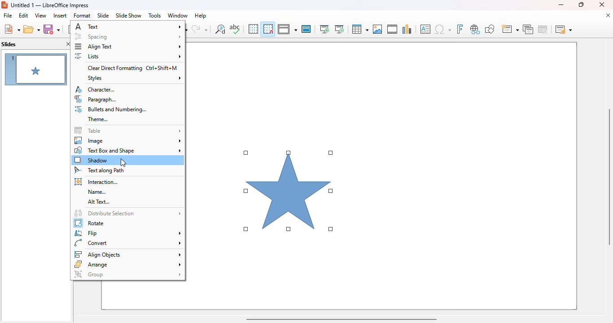 Image resolution: width=613 pixels, height=323 pixels. Describe the element at coordinates (306, 29) in the screenshot. I see `master slide` at that location.